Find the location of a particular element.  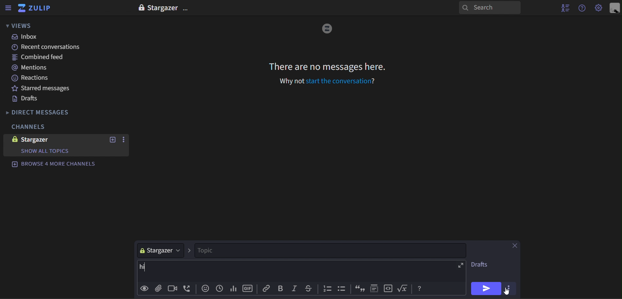

Stargazer is located at coordinates (164, 8).